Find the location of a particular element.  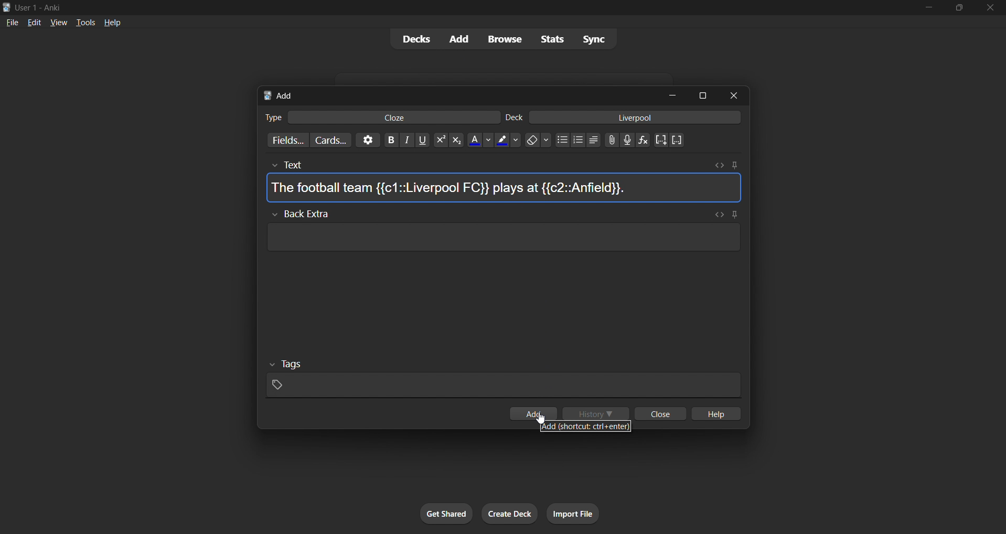

card back extra field is located at coordinates (500, 240).